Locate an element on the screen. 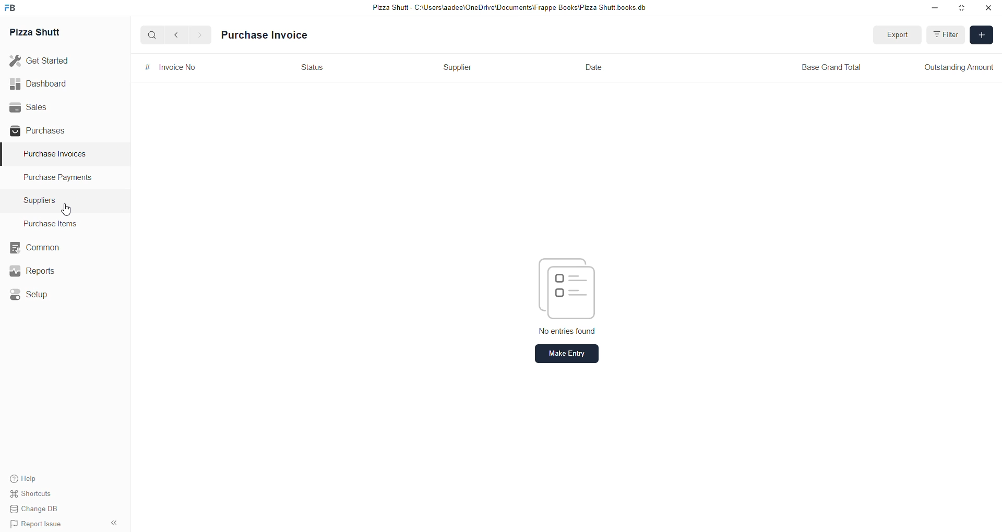 This screenshot has width=1002, height=532. ‘Common is located at coordinates (34, 246).